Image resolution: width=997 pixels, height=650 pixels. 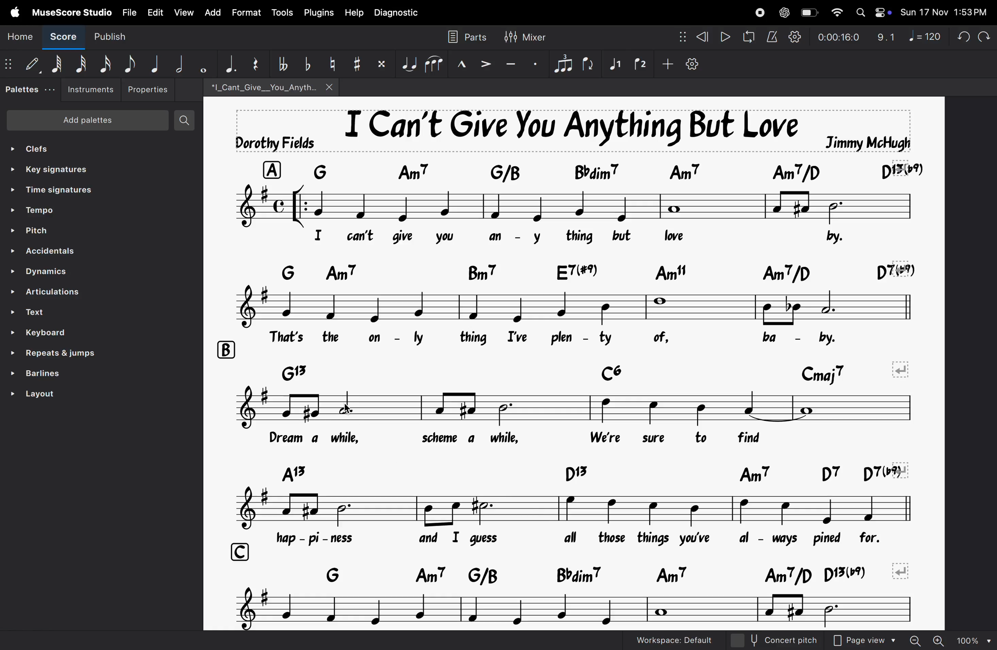 I want to click on Default, so click(x=31, y=64).